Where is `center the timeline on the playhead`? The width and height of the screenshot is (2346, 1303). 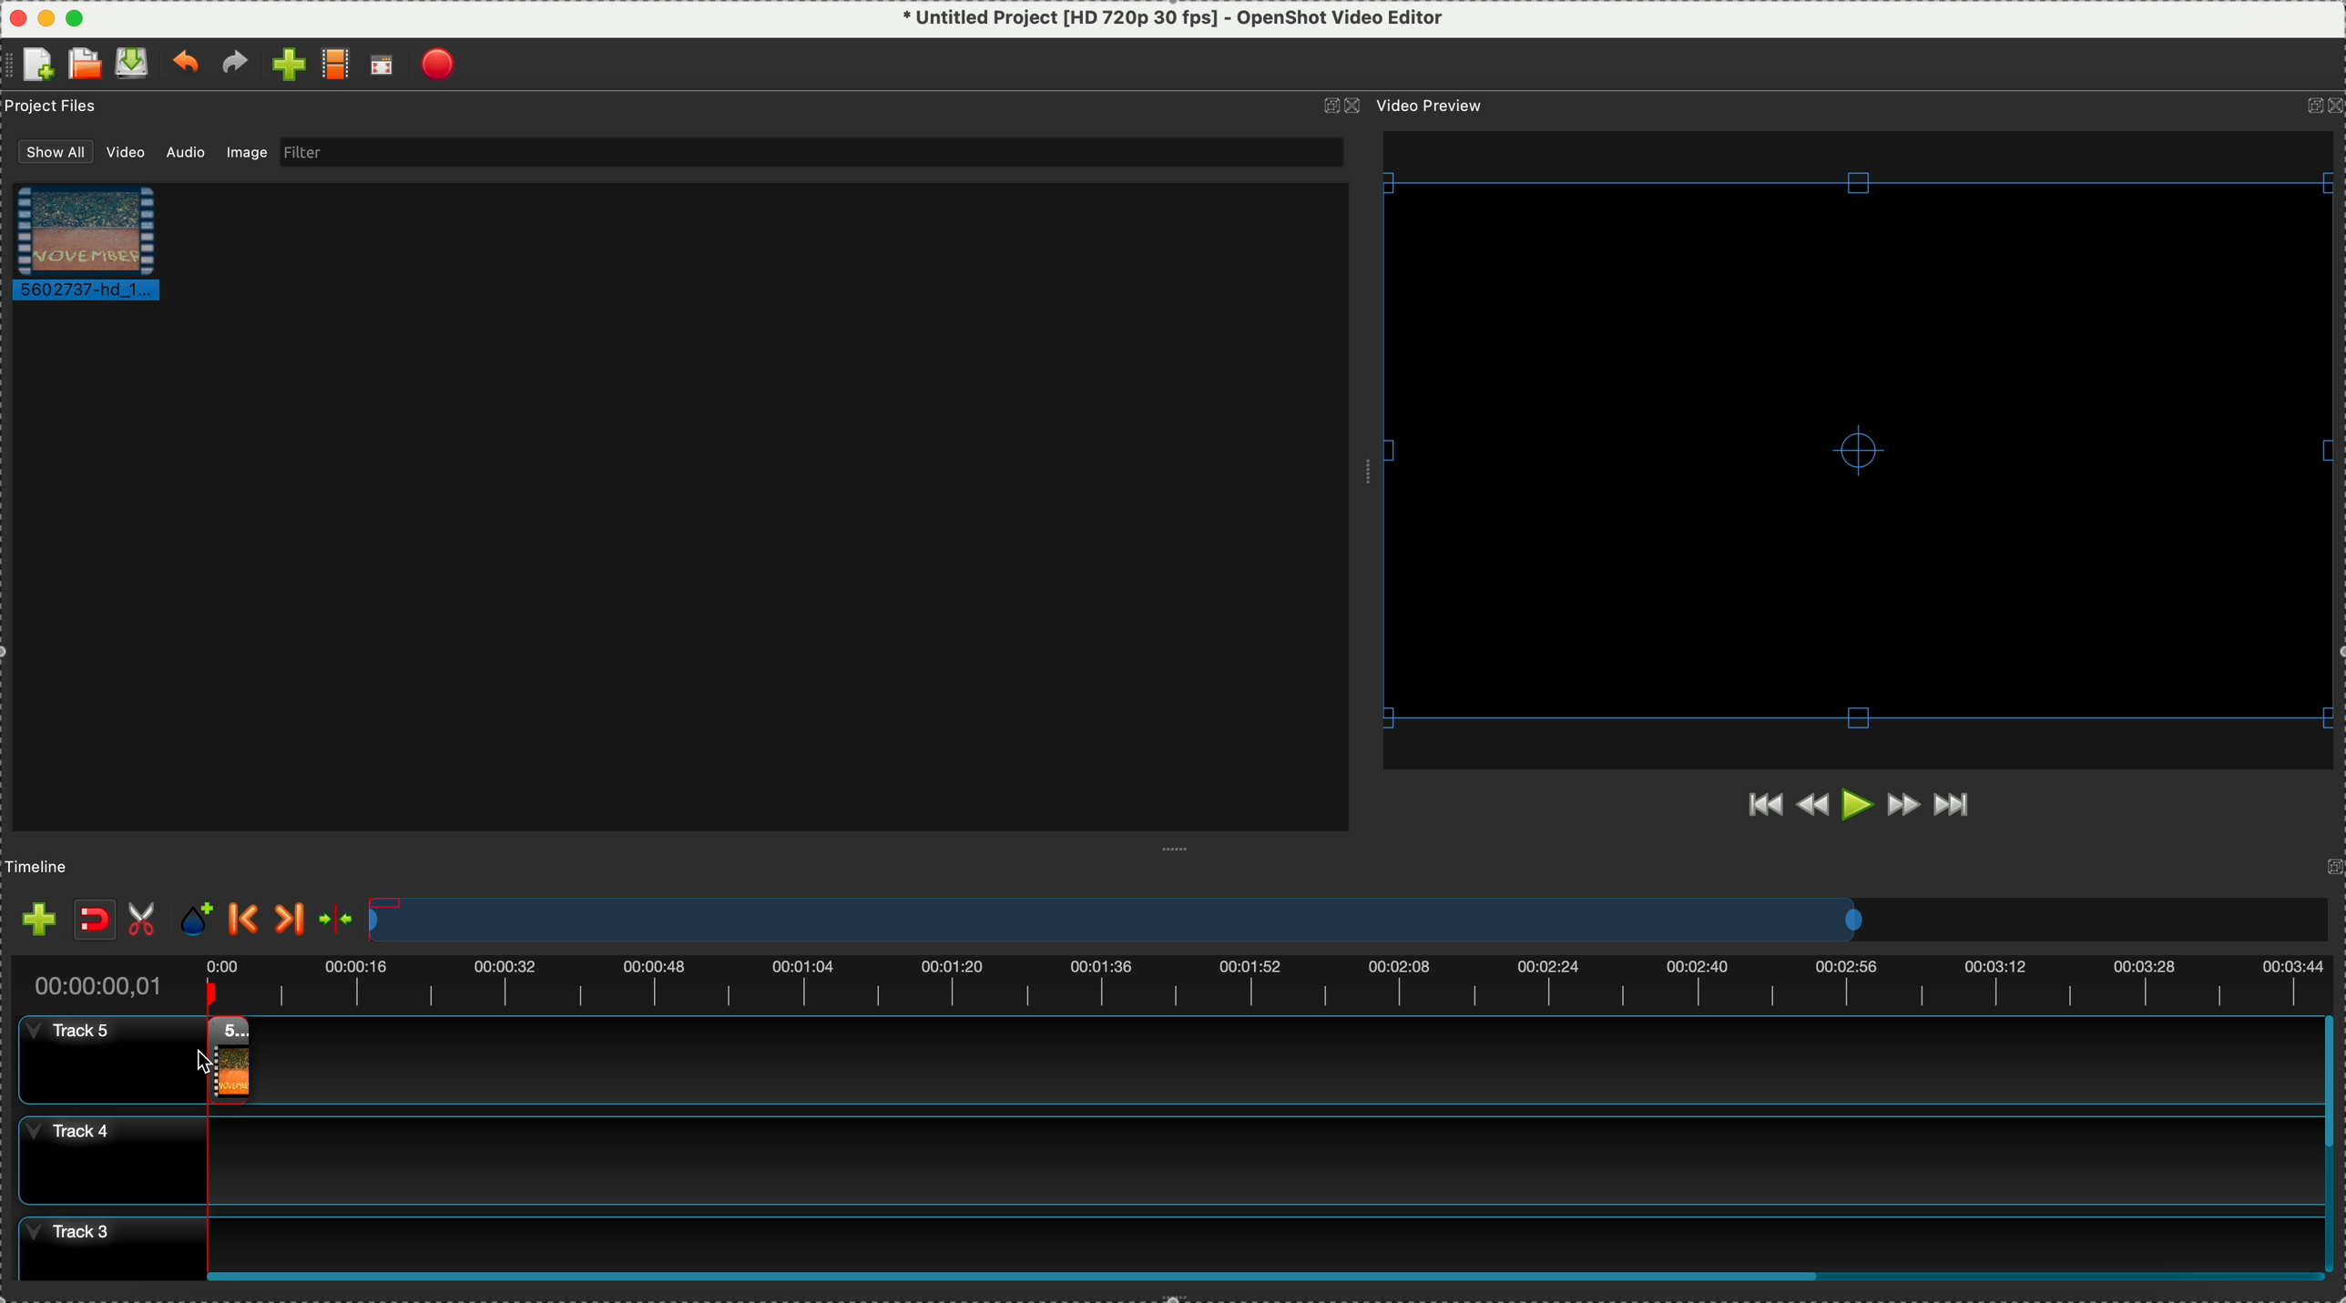
center the timeline on the playhead is located at coordinates (339, 919).